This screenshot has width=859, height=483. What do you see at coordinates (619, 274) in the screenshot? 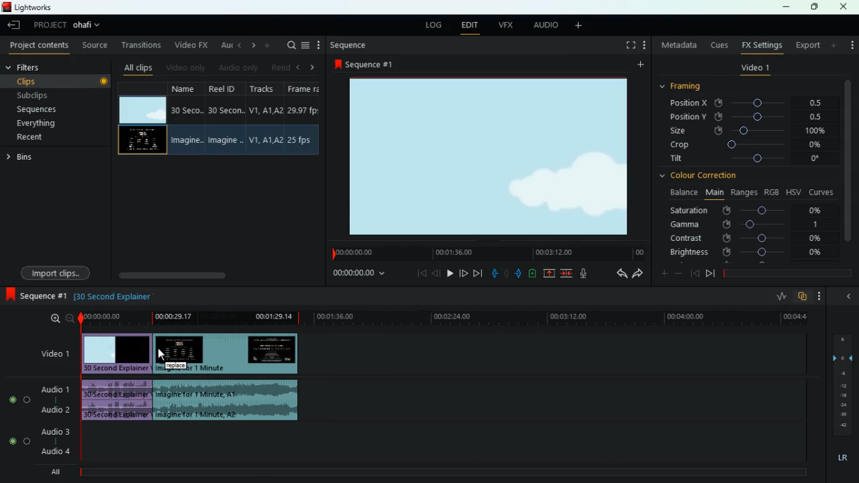
I see `back` at bounding box center [619, 274].